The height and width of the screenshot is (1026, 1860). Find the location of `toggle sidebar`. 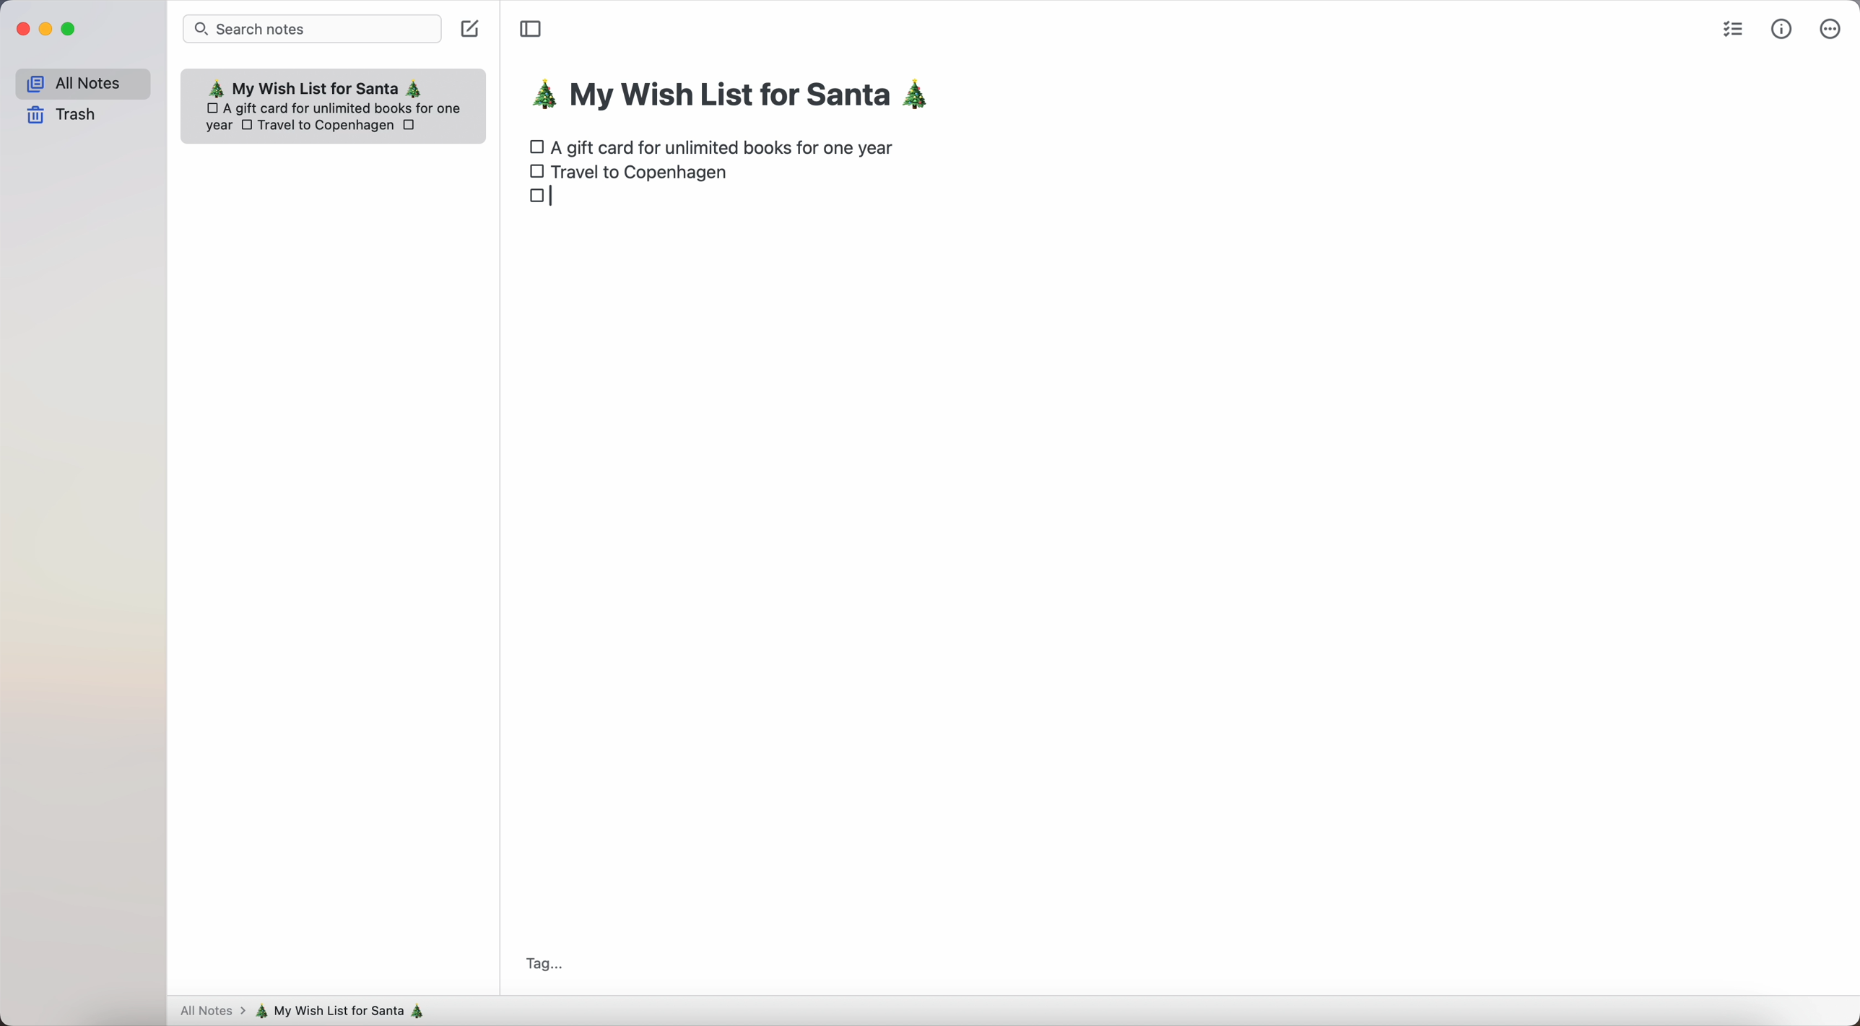

toggle sidebar is located at coordinates (530, 30).